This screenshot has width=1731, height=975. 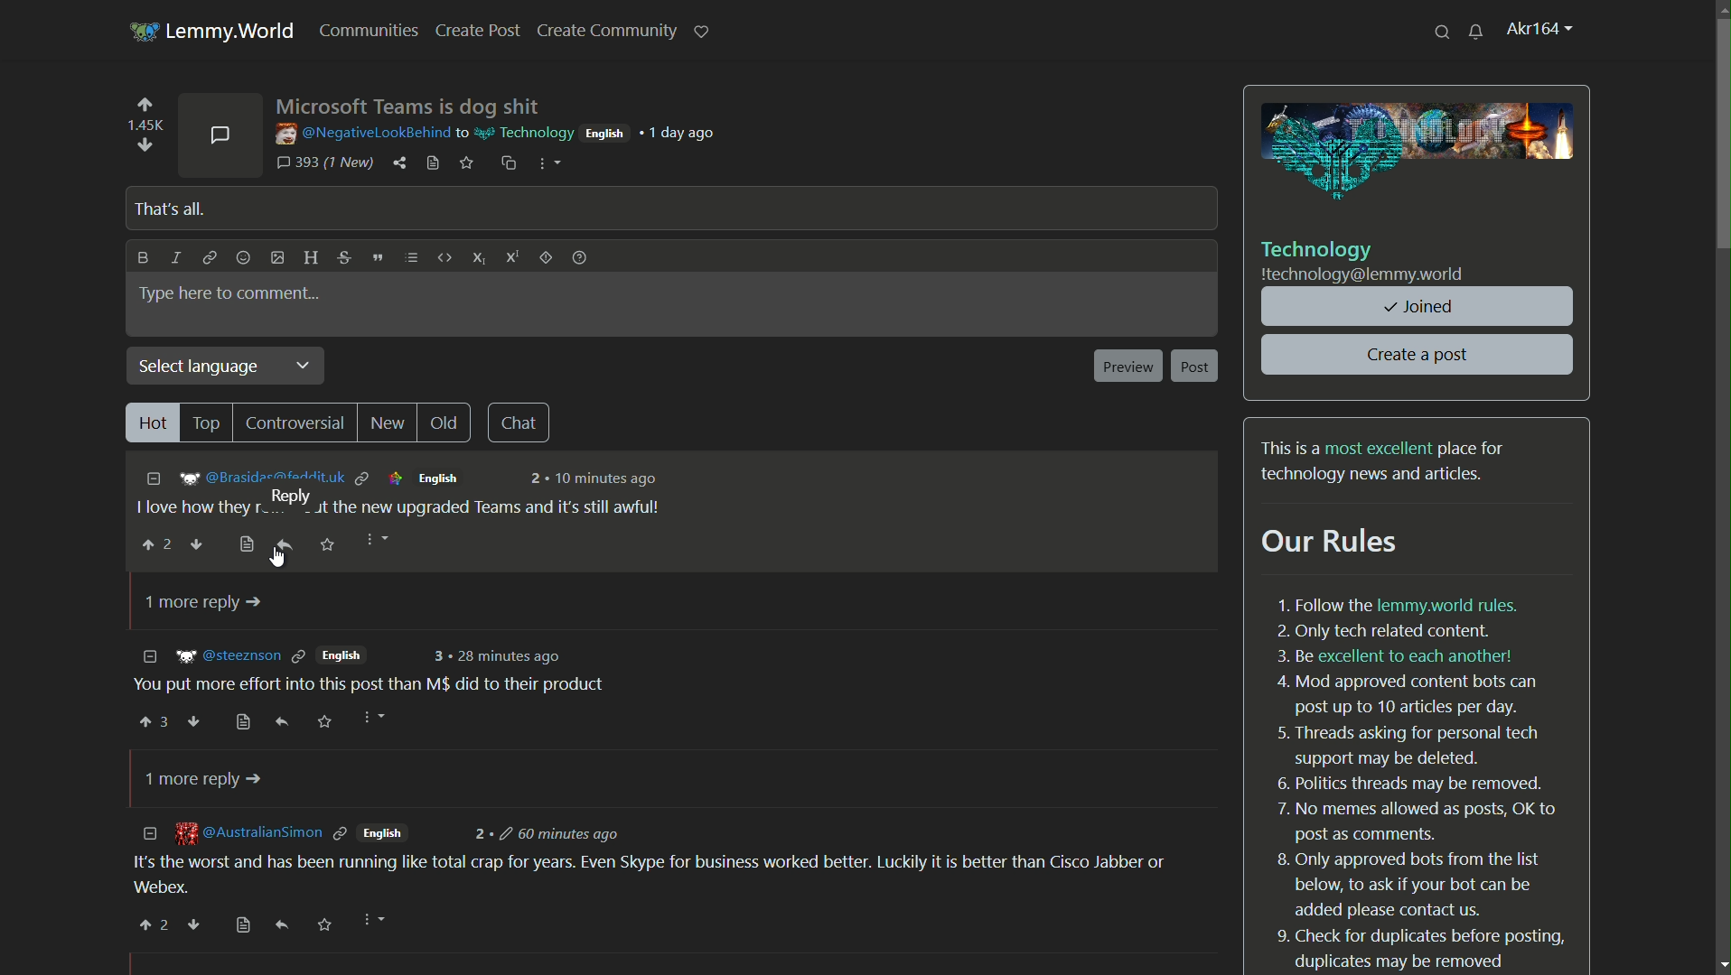 I want to click on post name, so click(x=409, y=105).